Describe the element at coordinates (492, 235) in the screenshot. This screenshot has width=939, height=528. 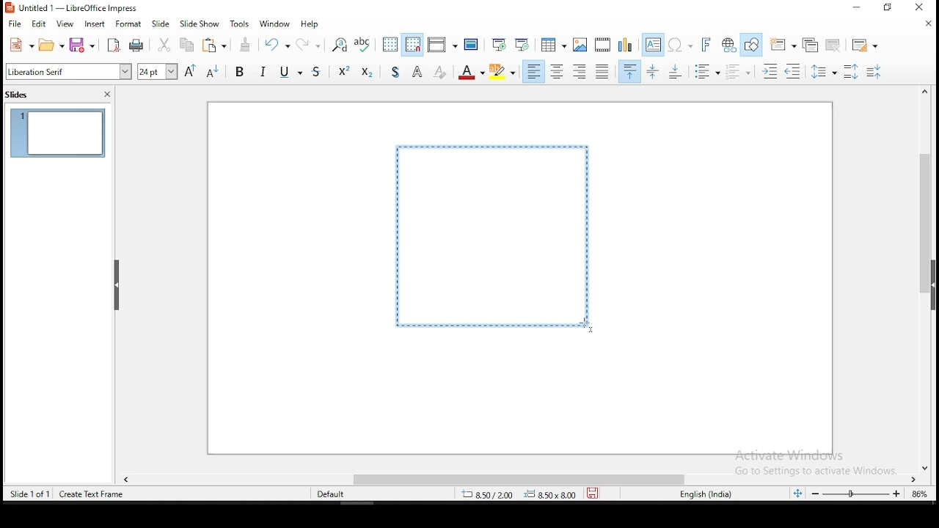
I see `active text box` at that location.